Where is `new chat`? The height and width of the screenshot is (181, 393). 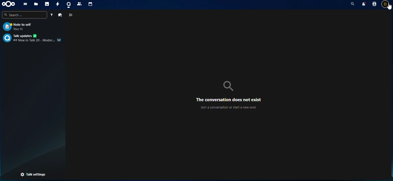 new chat is located at coordinates (60, 15).